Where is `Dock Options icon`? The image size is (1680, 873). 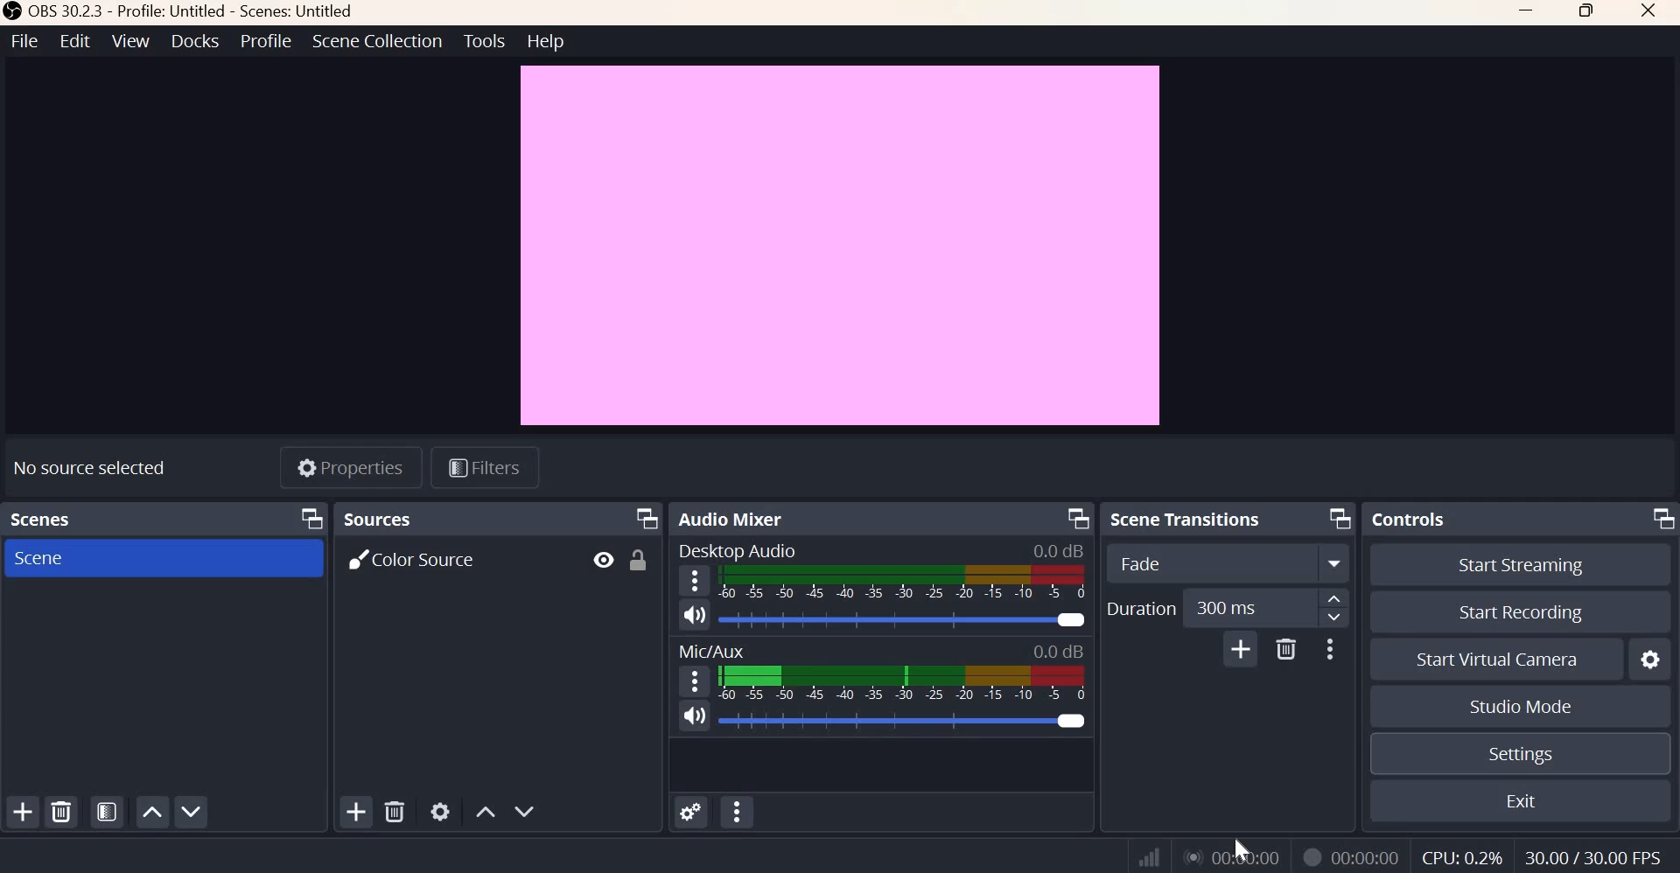 Dock Options icon is located at coordinates (647, 518).